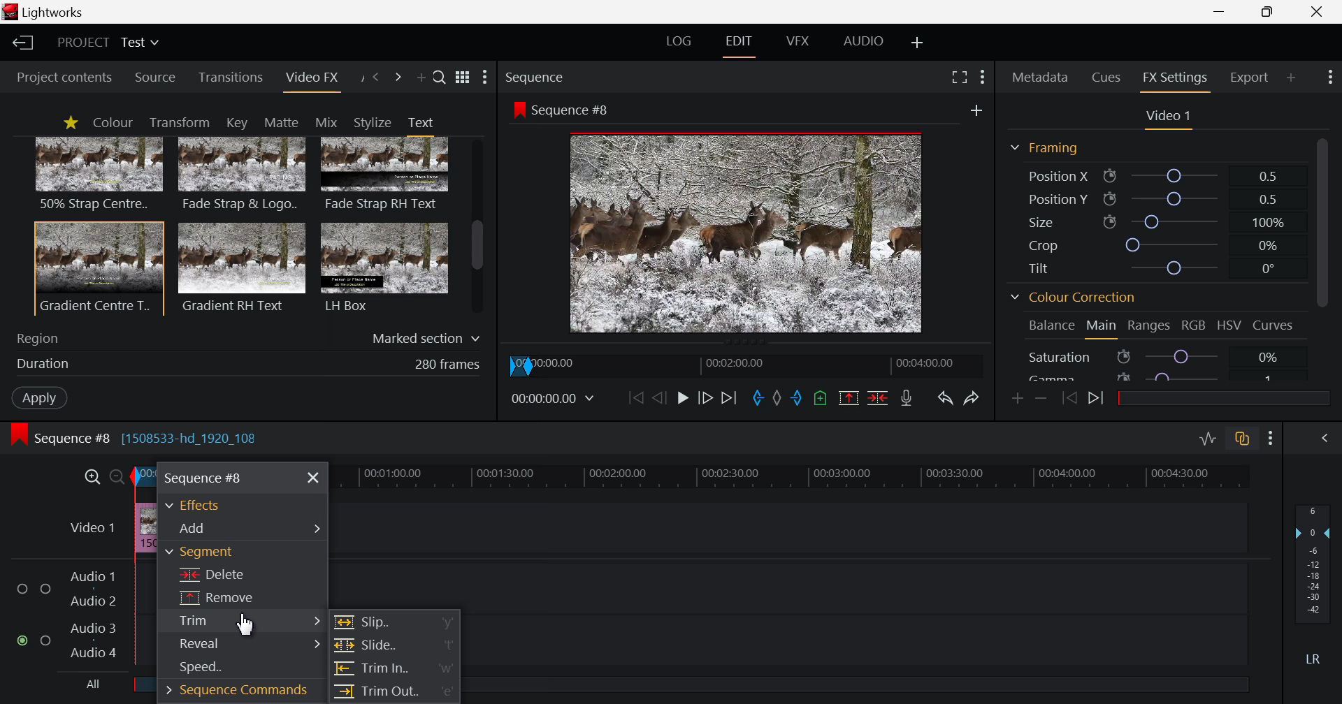 The height and width of the screenshot is (704, 1342). What do you see at coordinates (1174, 78) in the screenshot?
I see `FX Settings` at bounding box center [1174, 78].